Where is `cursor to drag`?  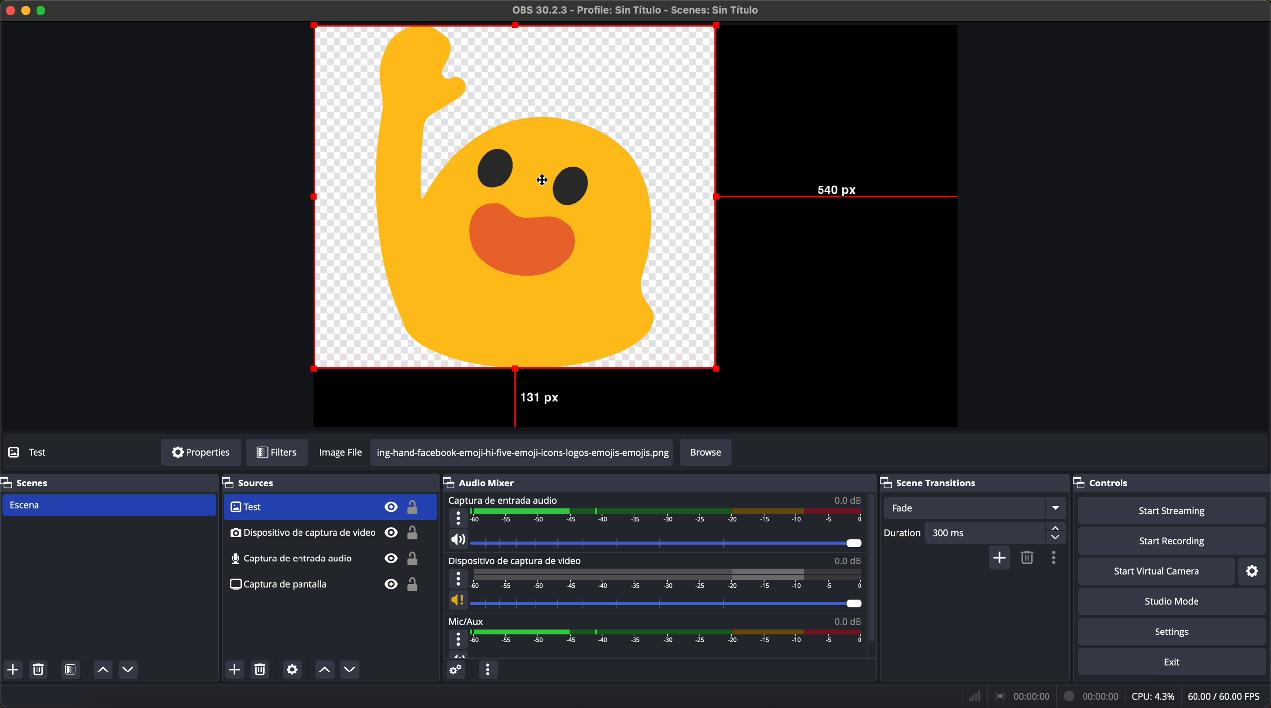 cursor to drag is located at coordinates (542, 178).